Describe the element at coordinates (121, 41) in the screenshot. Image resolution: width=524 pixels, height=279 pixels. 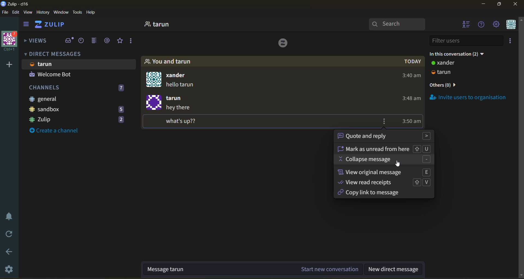
I see `starred messages` at that location.